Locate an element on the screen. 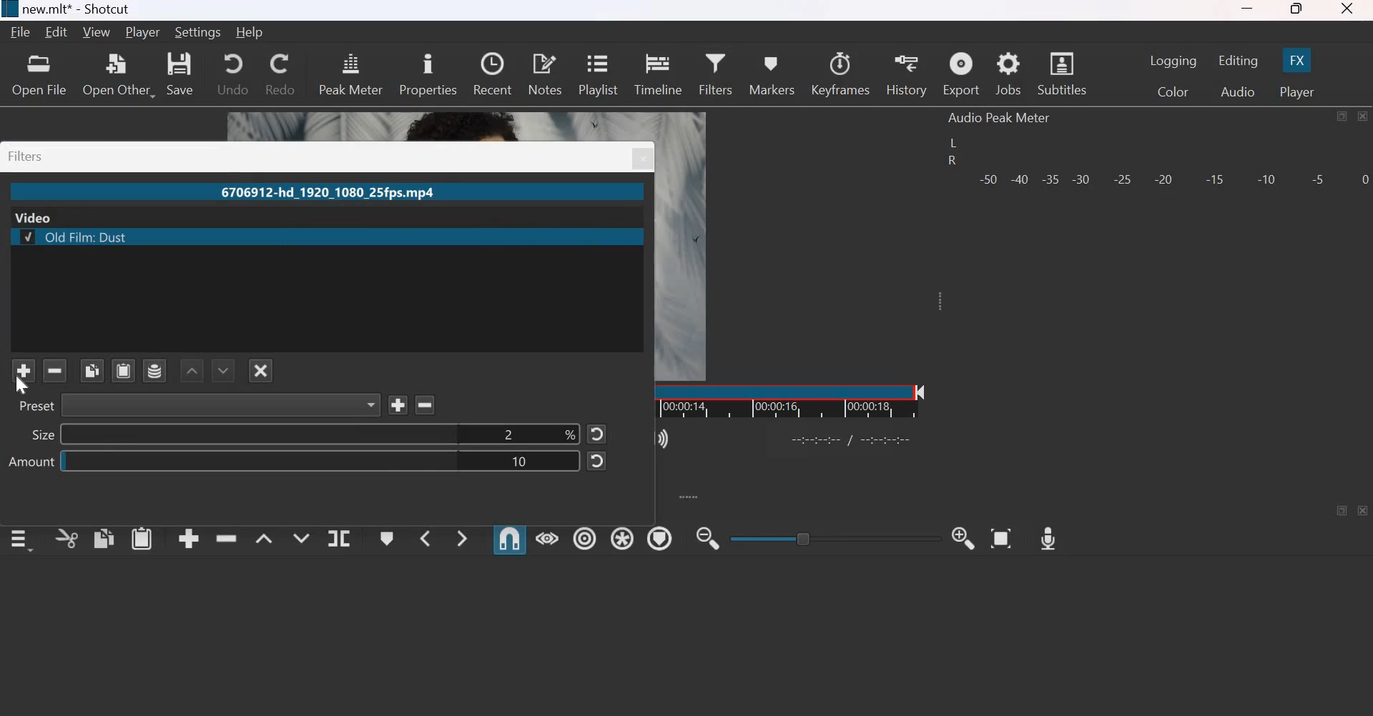  % is located at coordinates (571, 433).